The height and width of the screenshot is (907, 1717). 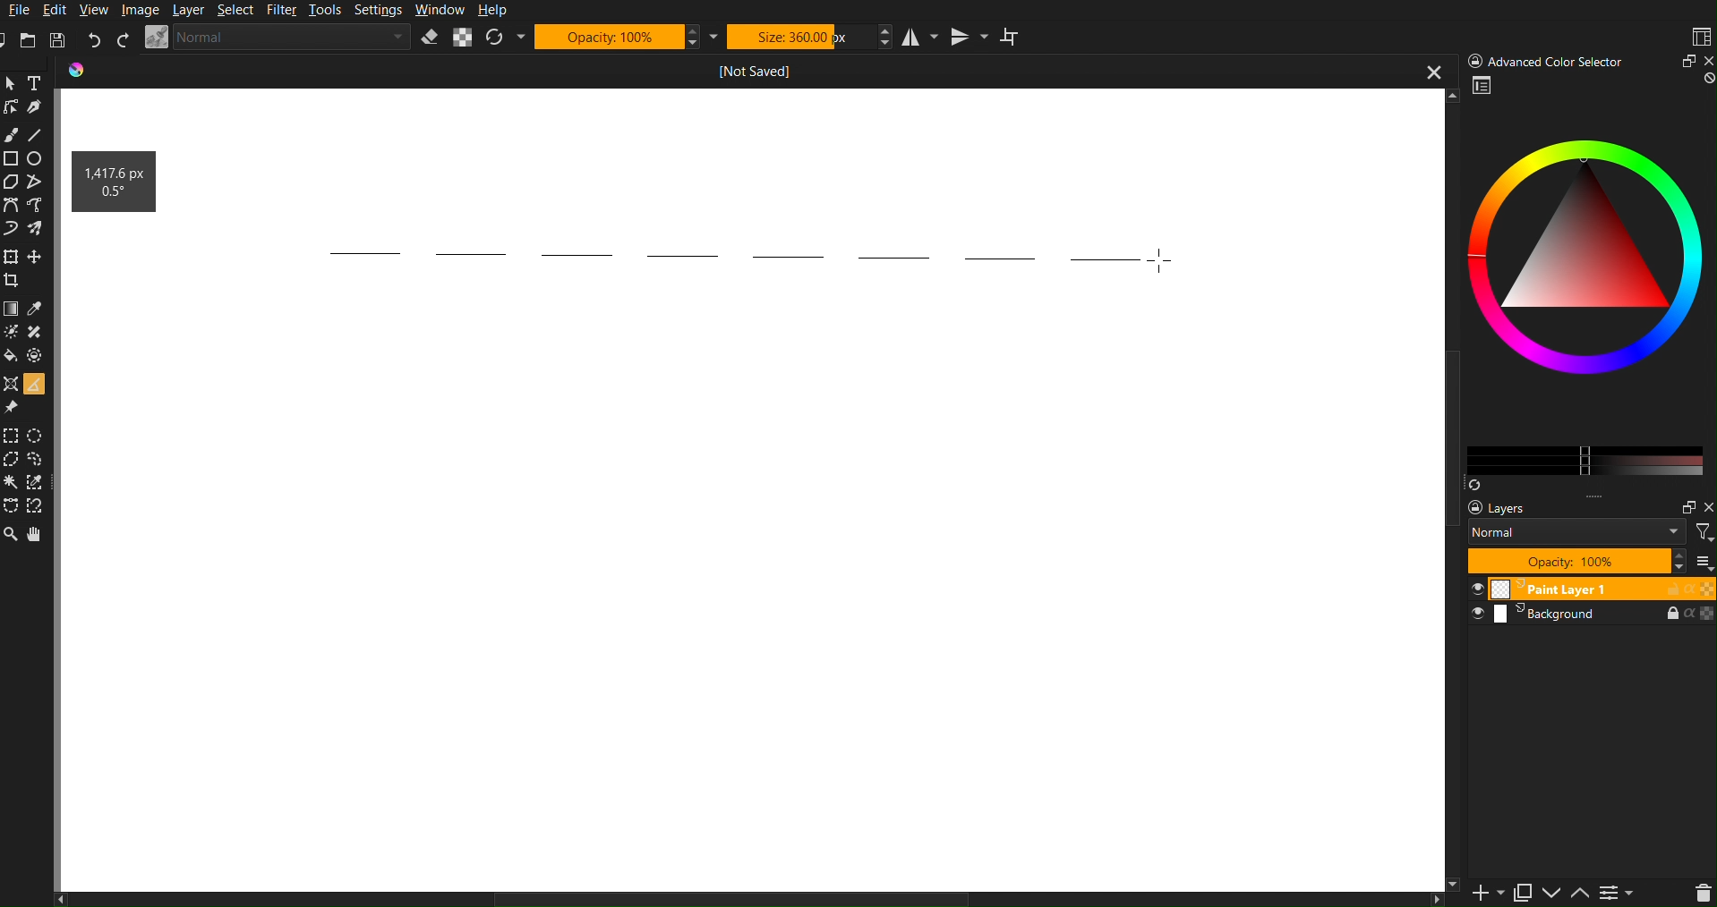 I want to click on Settings, so click(x=1625, y=892).